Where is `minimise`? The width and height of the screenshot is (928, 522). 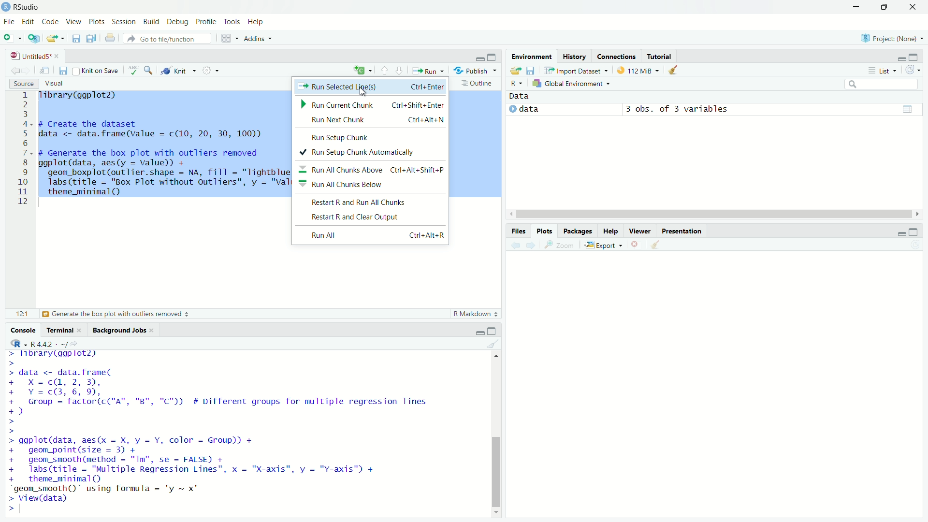
minimise is located at coordinates (897, 235).